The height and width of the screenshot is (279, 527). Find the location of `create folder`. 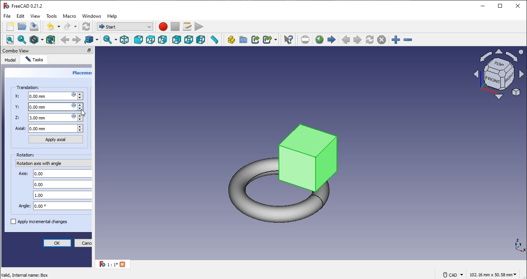

create folder is located at coordinates (243, 40).